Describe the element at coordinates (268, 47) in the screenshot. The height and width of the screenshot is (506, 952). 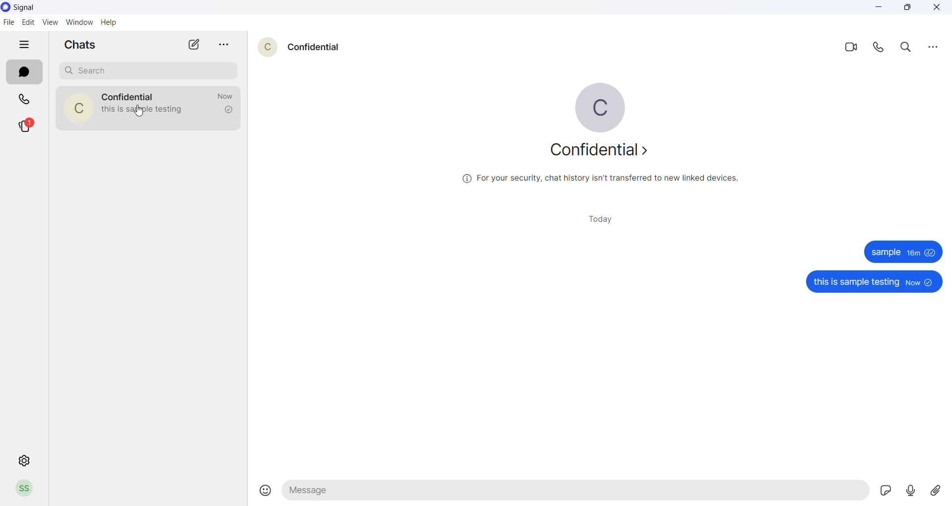
I see `c` at that location.